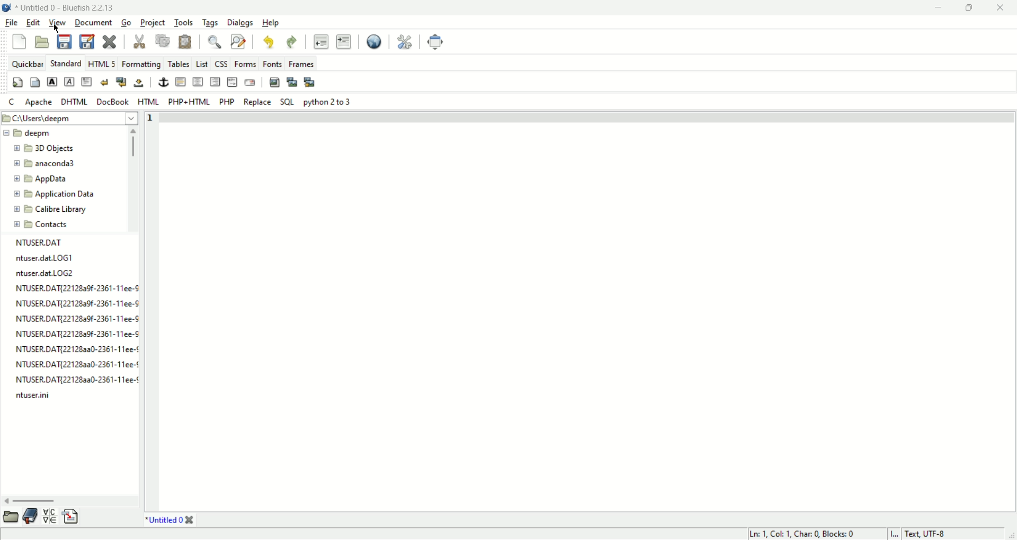  Describe the element at coordinates (39, 103) in the screenshot. I see `apache` at that location.